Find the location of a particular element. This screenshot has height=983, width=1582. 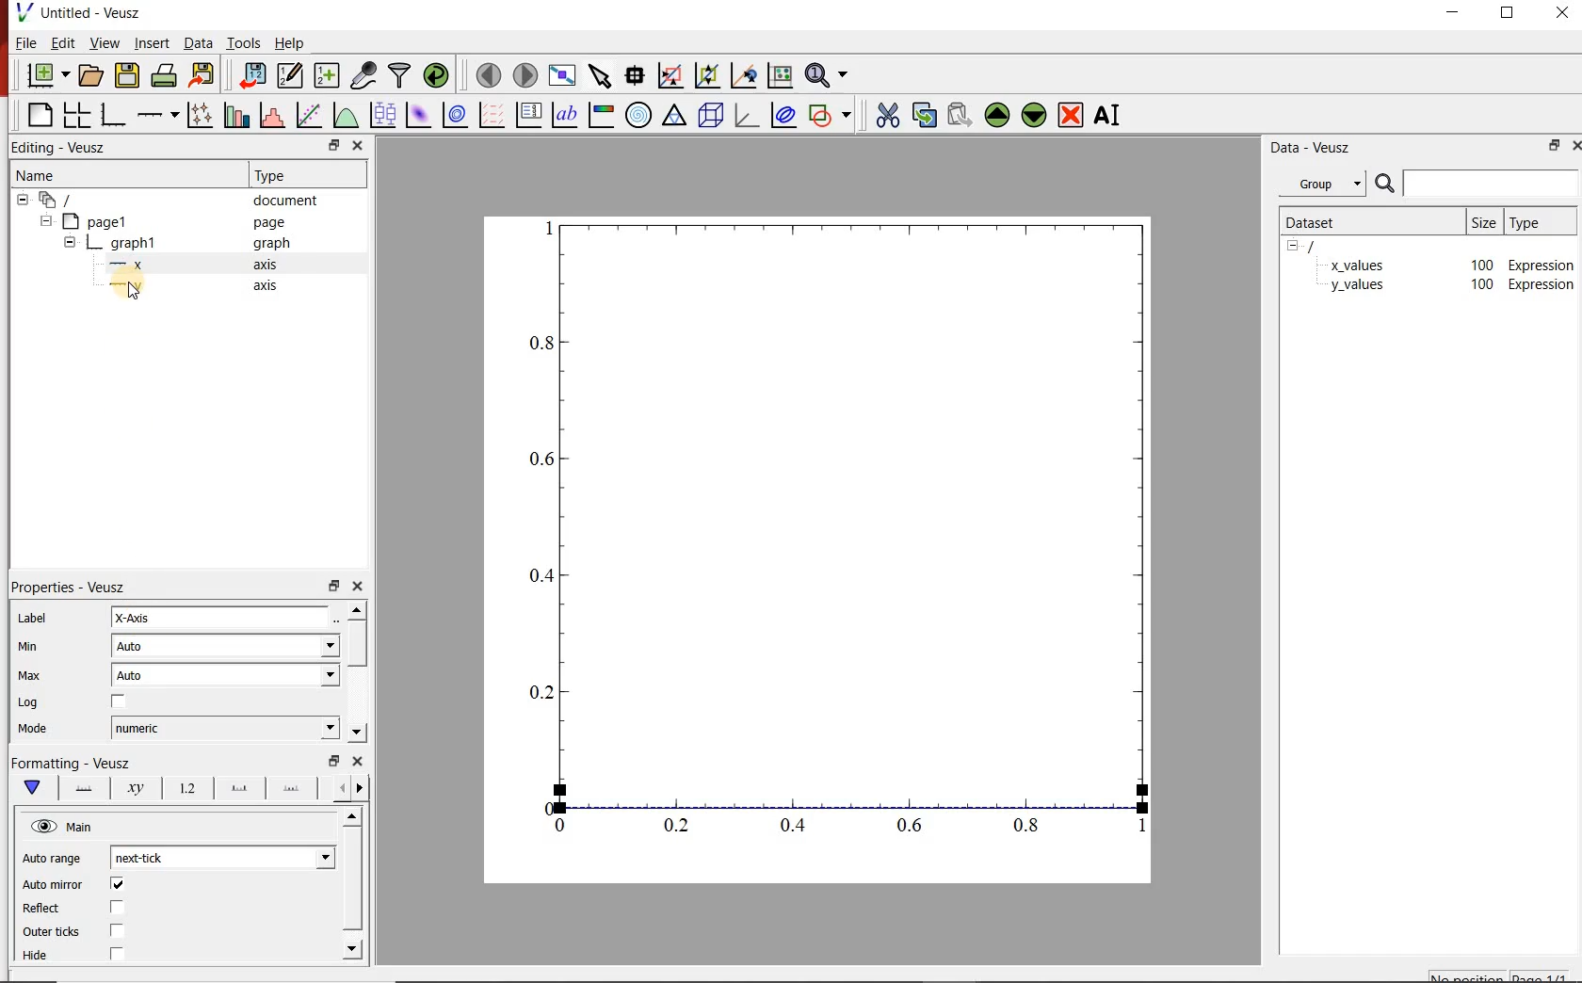

plot a function is located at coordinates (343, 113).